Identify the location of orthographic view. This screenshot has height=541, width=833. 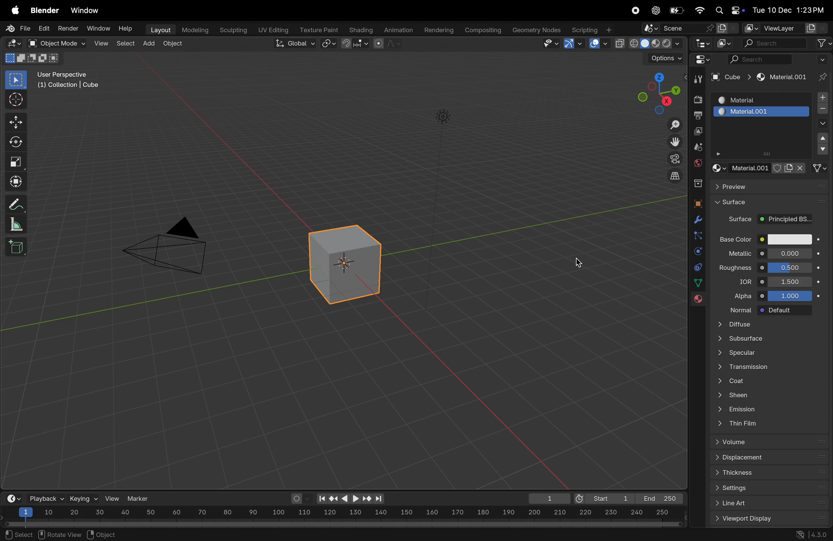
(676, 175).